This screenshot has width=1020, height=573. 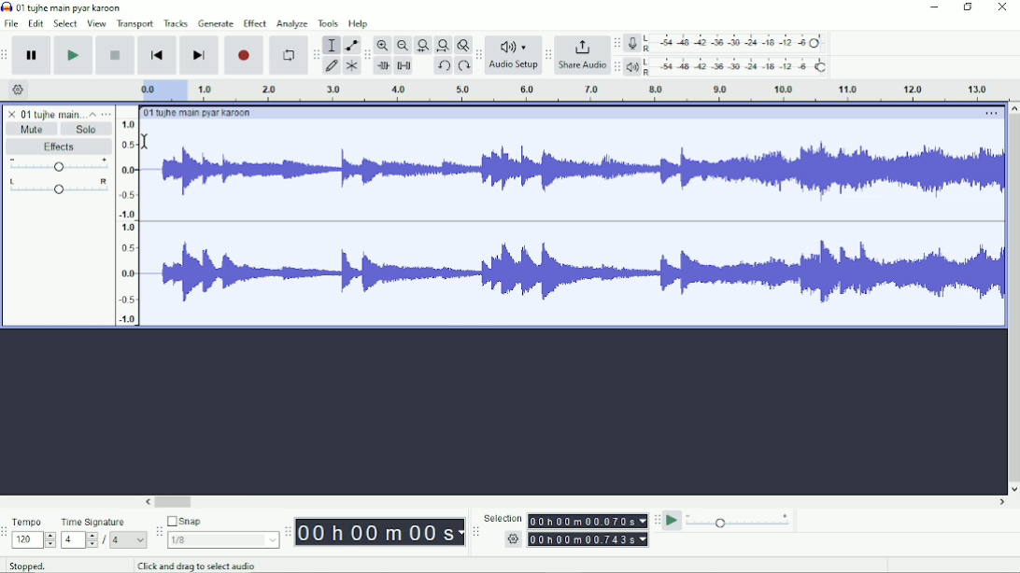 I want to click on Vertical scrollbar, so click(x=1013, y=299).